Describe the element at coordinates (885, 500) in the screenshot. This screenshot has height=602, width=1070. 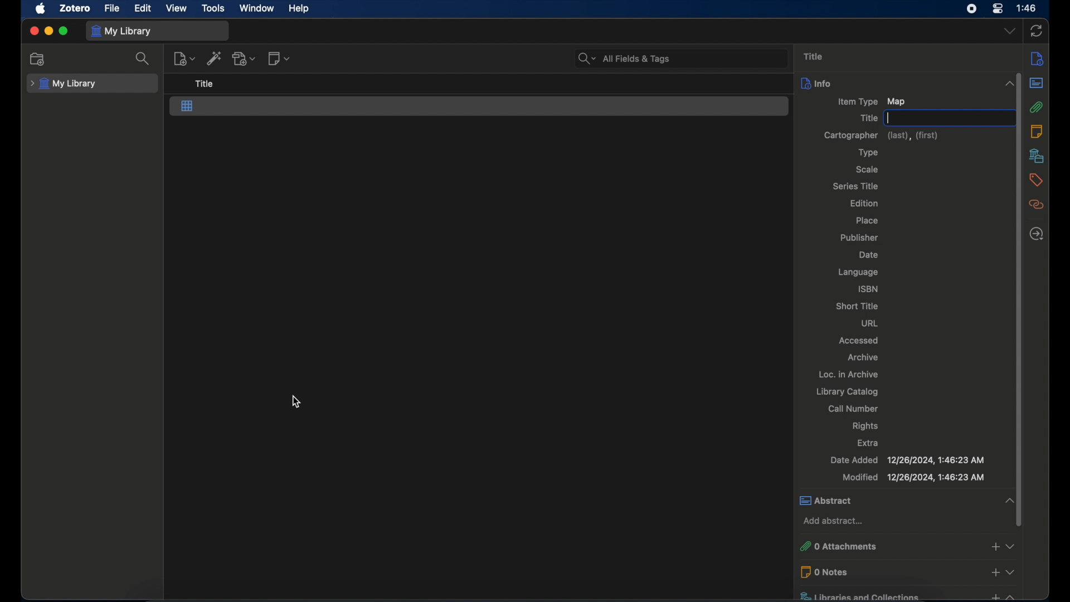
I see `abstract` at that location.